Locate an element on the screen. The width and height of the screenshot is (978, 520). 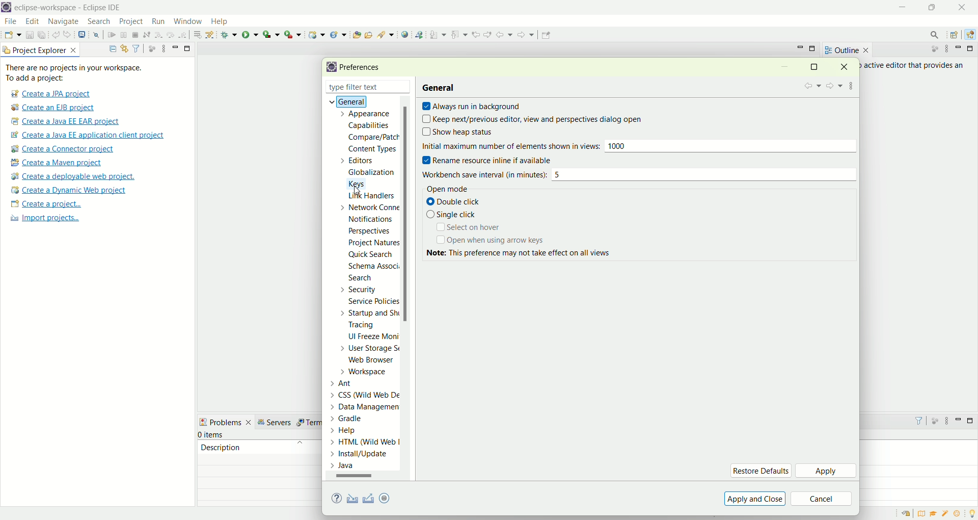
user storage service is located at coordinates (370, 350).